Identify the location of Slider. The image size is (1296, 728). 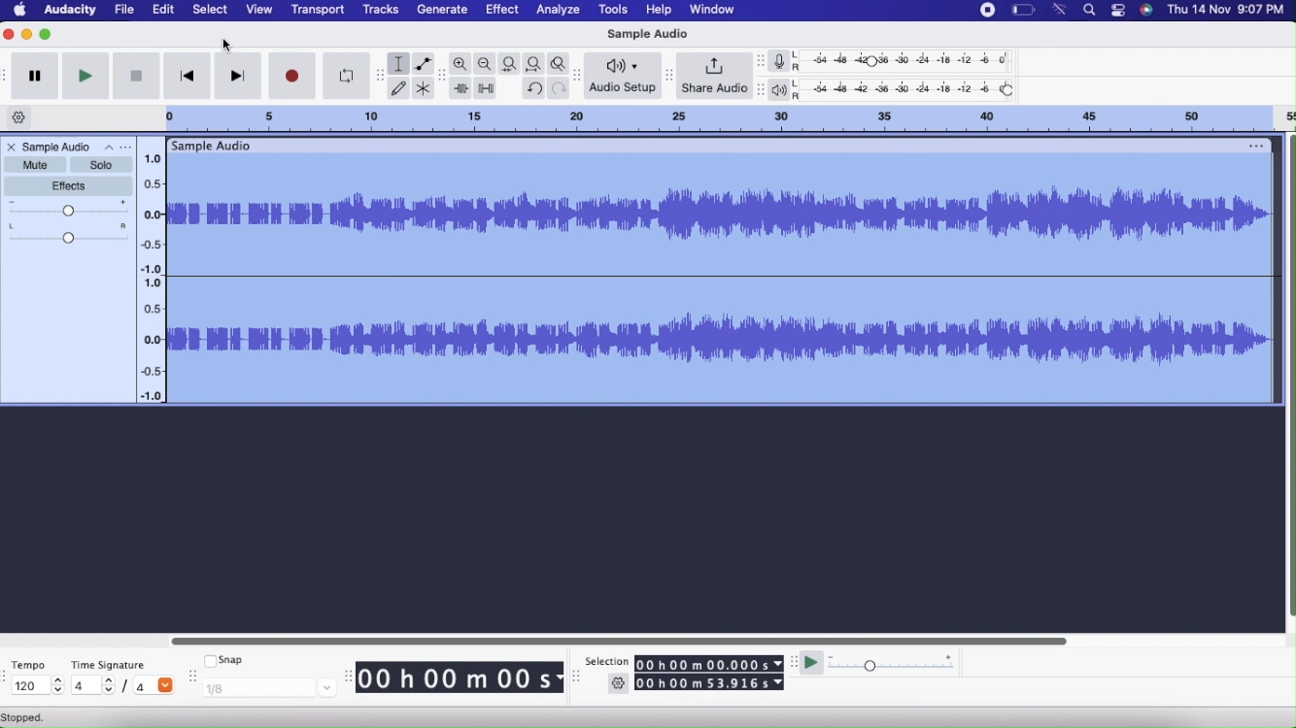
(620, 638).